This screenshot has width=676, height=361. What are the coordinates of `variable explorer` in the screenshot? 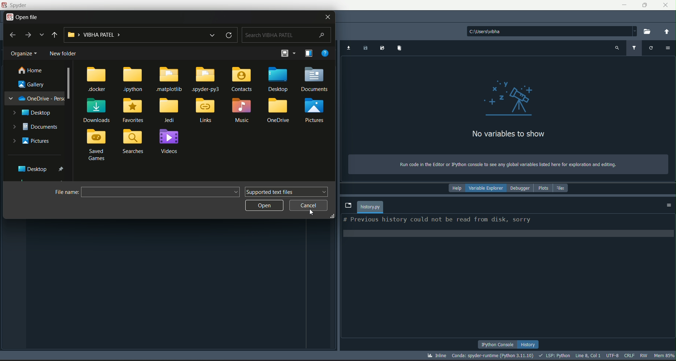 It's located at (486, 188).